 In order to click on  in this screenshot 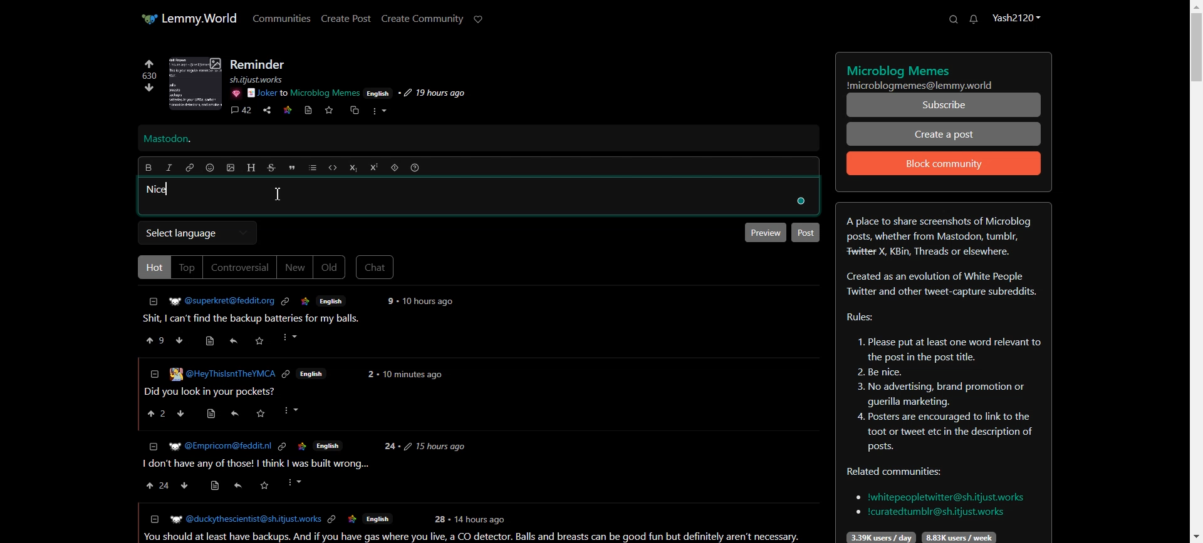, I will do `click(264, 79)`.